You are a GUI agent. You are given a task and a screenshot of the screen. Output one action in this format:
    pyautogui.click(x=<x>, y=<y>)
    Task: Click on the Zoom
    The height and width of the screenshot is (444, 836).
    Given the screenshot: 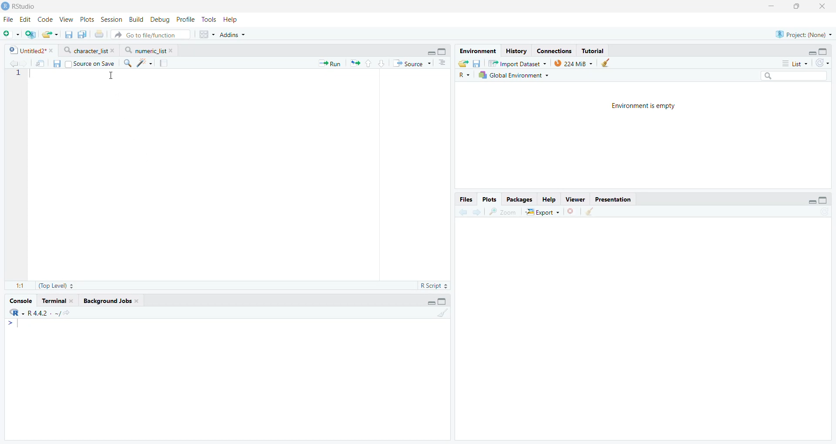 What is the action you would take?
    pyautogui.click(x=503, y=212)
    